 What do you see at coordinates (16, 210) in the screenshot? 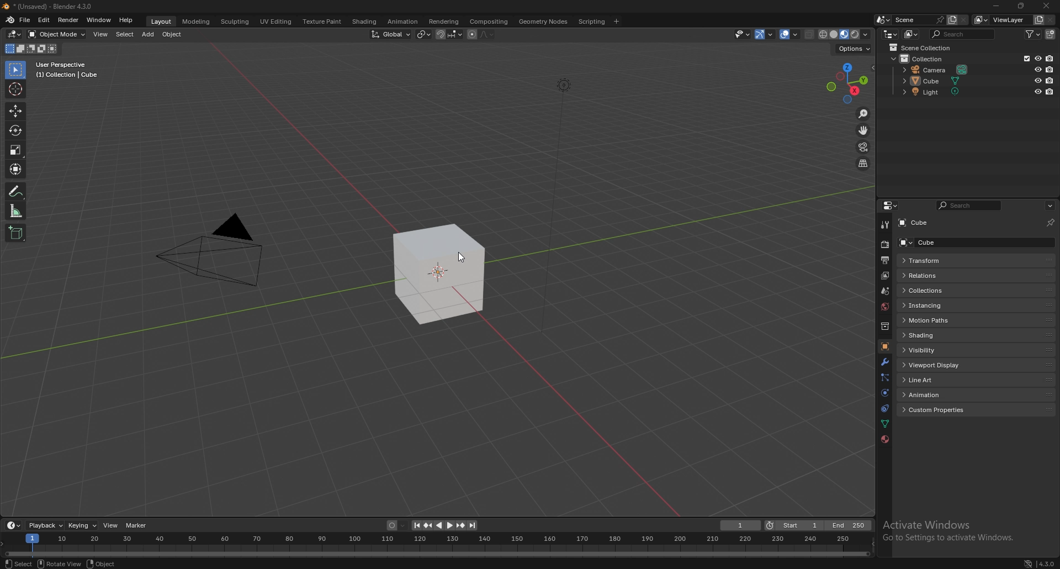
I see `measure` at bounding box center [16, 210].